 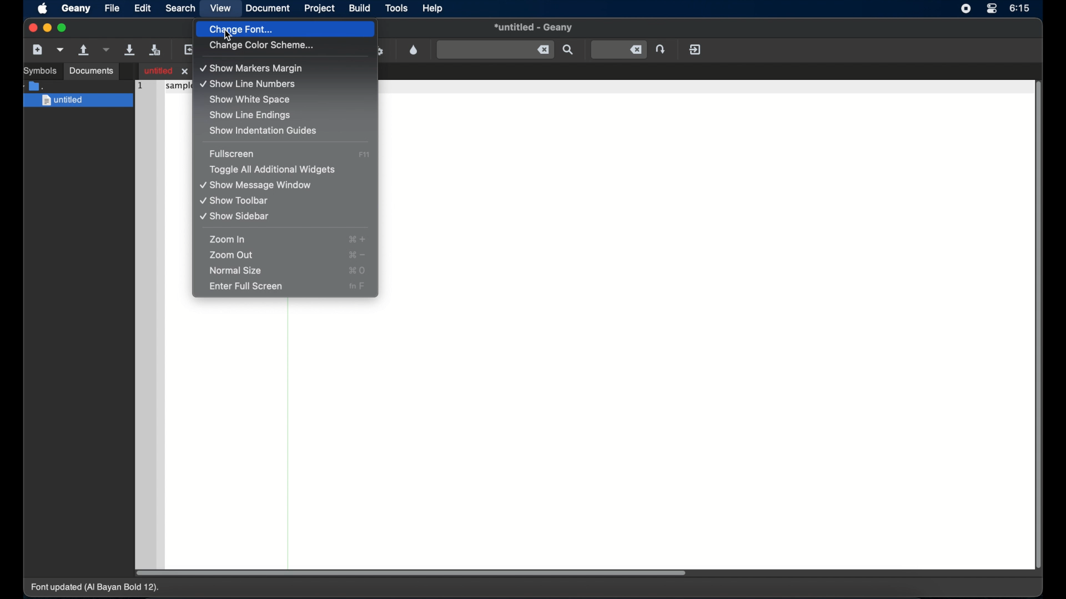 What do you see at coordinates (230, 37) in the screenshot?
I see `cursor` at bounding box center [230, 37].